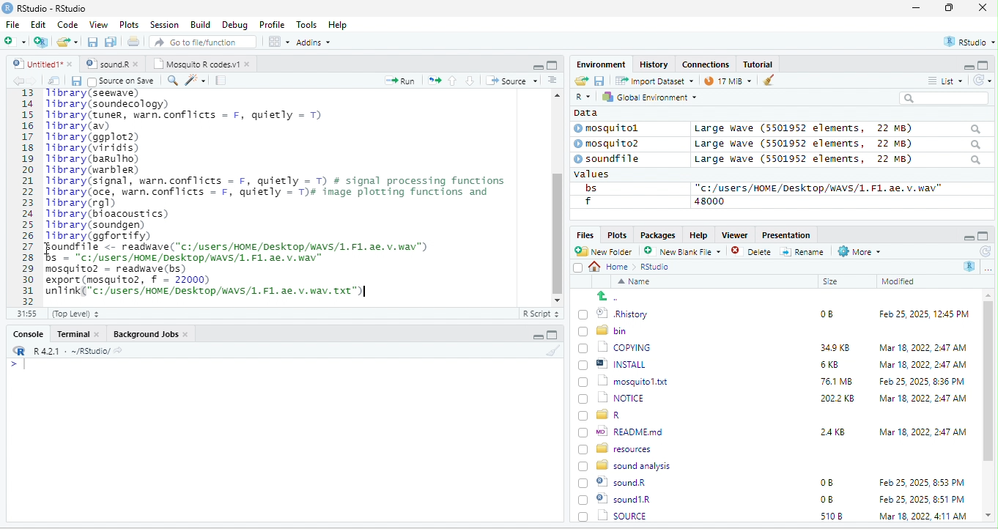  I want to click on Adonns , so click(314, 45).